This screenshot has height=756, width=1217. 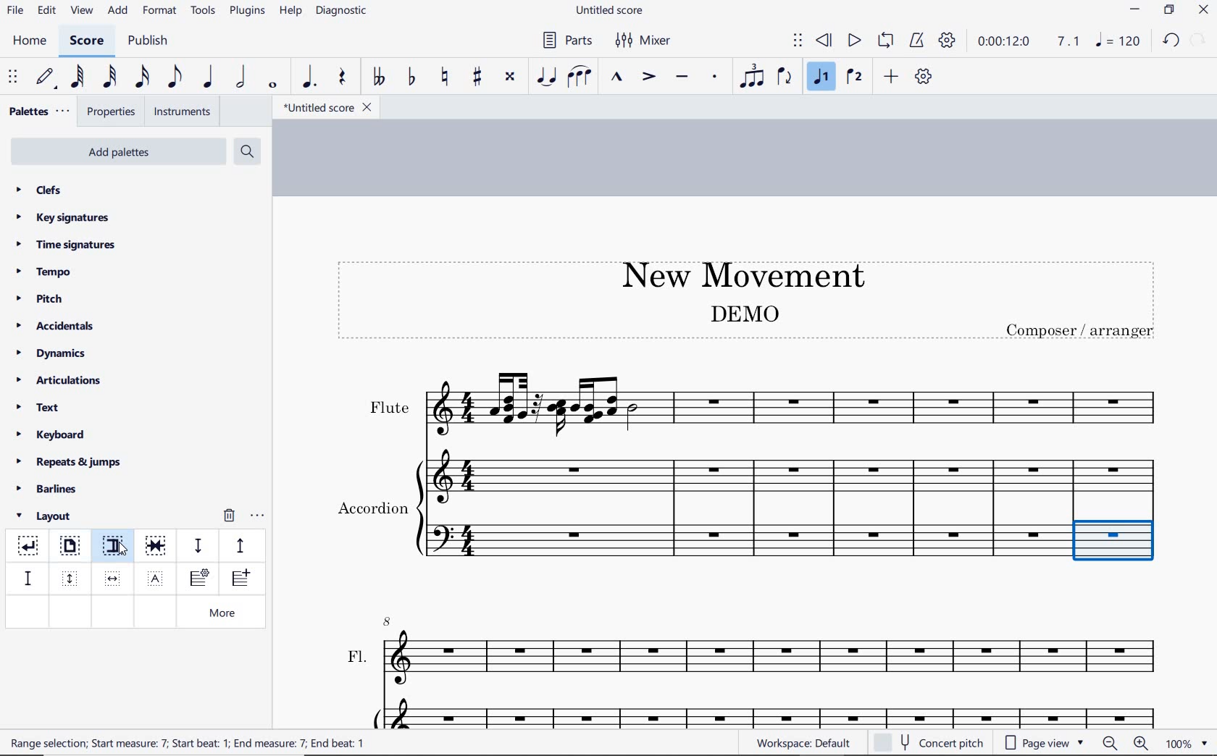 I want to click on more, so click(x=225, y=614).